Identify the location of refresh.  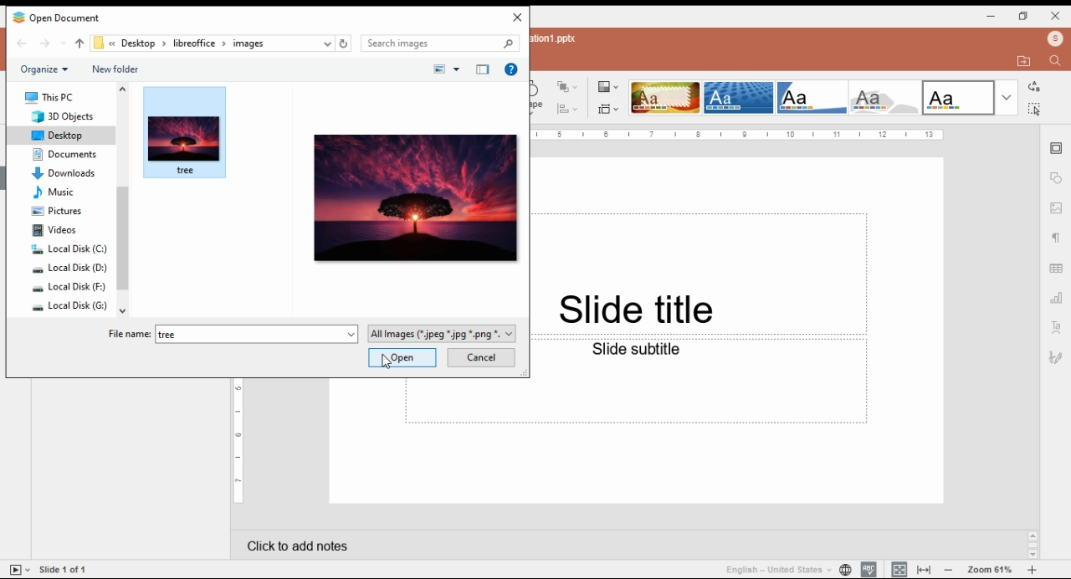
(344, 44).